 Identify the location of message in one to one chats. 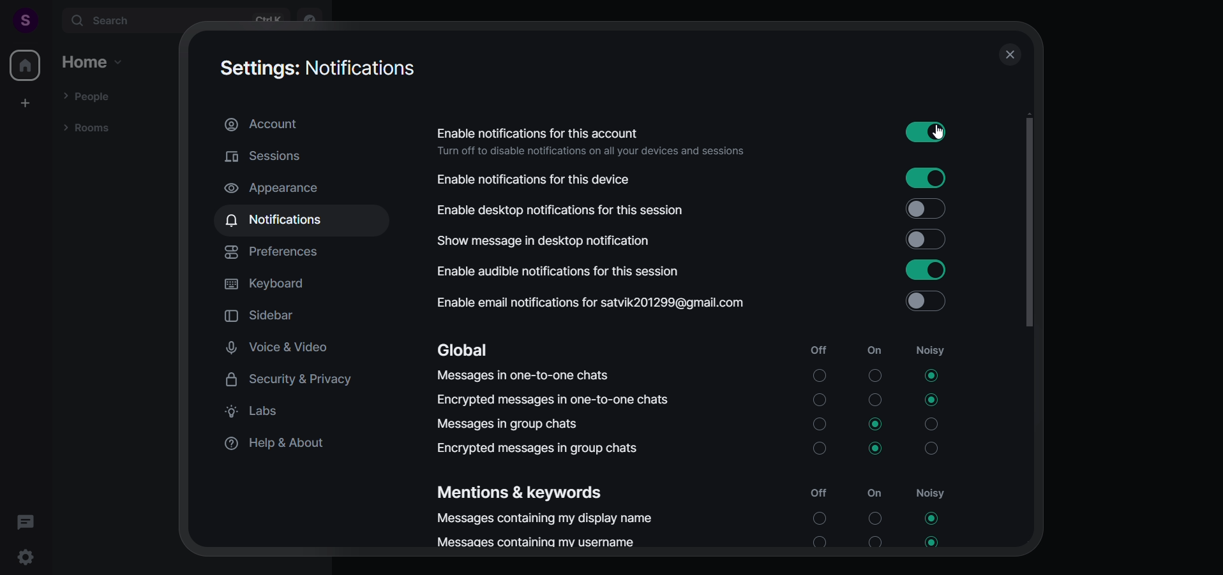
(694, 374).